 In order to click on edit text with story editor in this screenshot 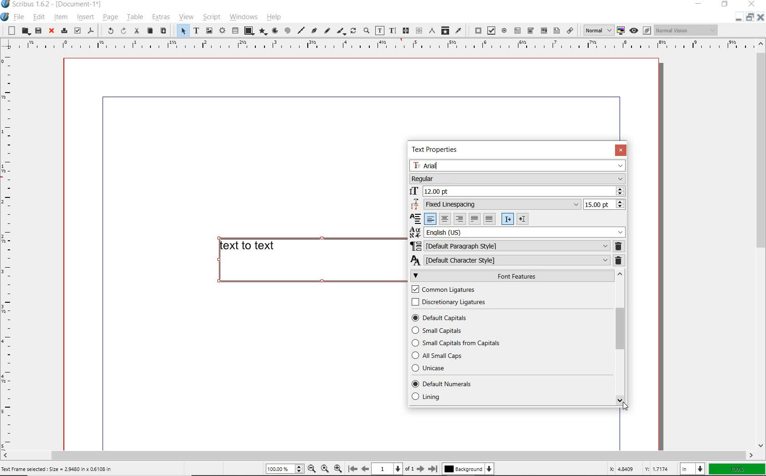, I will do `click(392, 31)`.